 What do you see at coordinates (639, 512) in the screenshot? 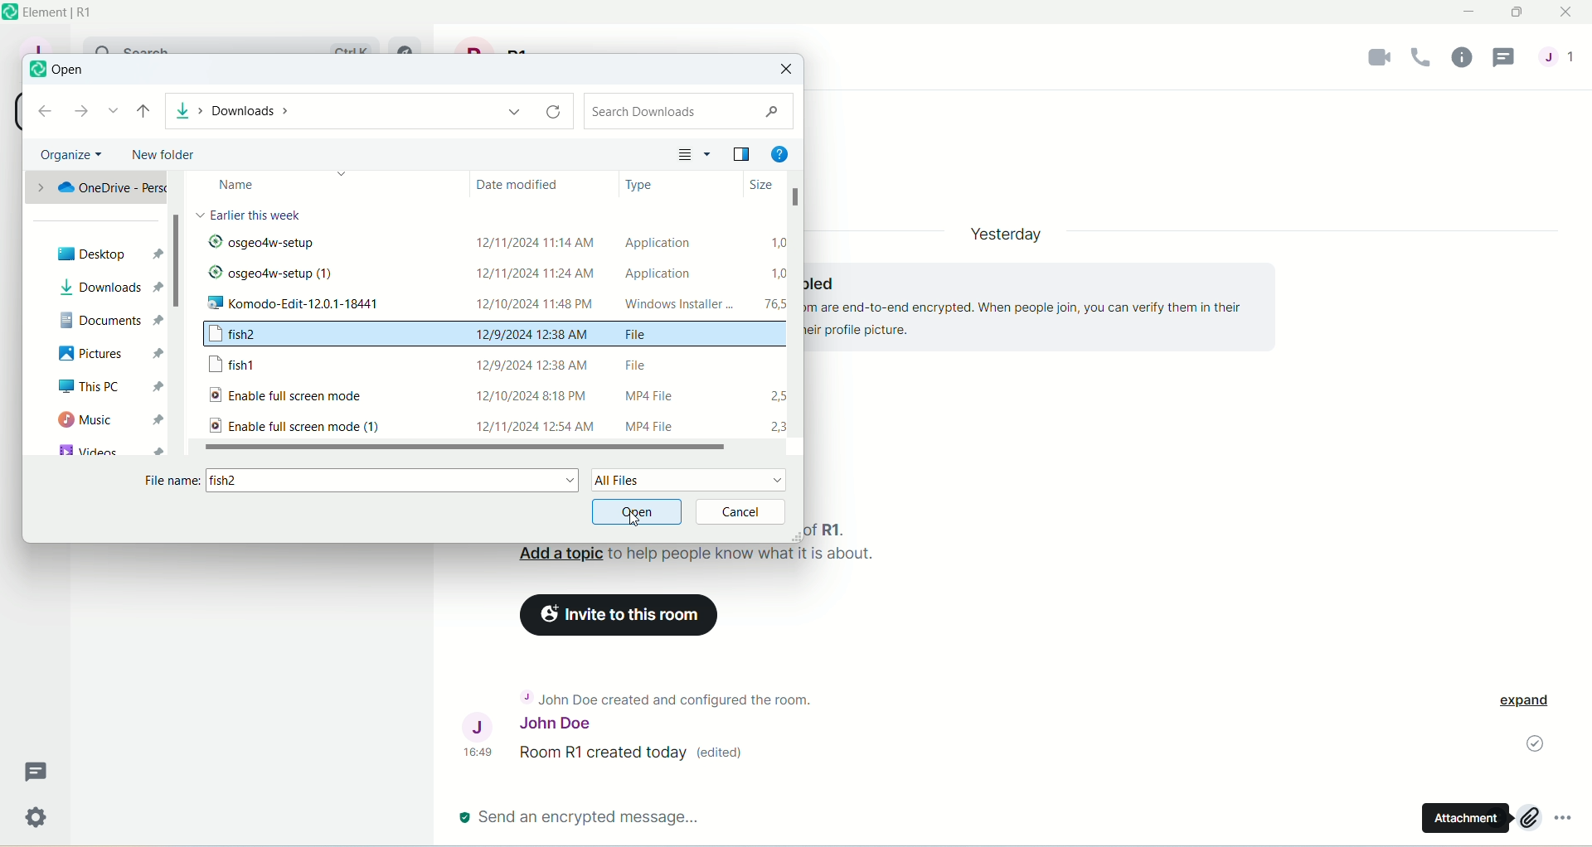
I see `open` at bounding box center [639, 512].